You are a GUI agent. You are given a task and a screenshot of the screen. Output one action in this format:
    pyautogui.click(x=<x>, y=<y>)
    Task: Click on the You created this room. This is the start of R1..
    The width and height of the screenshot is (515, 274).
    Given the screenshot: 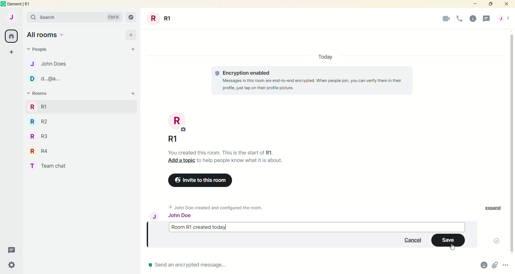 What is the action you would take?
    pyautogui.click(x=224, y=152)
    